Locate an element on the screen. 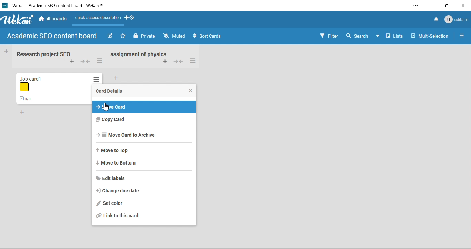 The height and width of the screenshot is (249, 471). set color is located at coordinates (122, 203).